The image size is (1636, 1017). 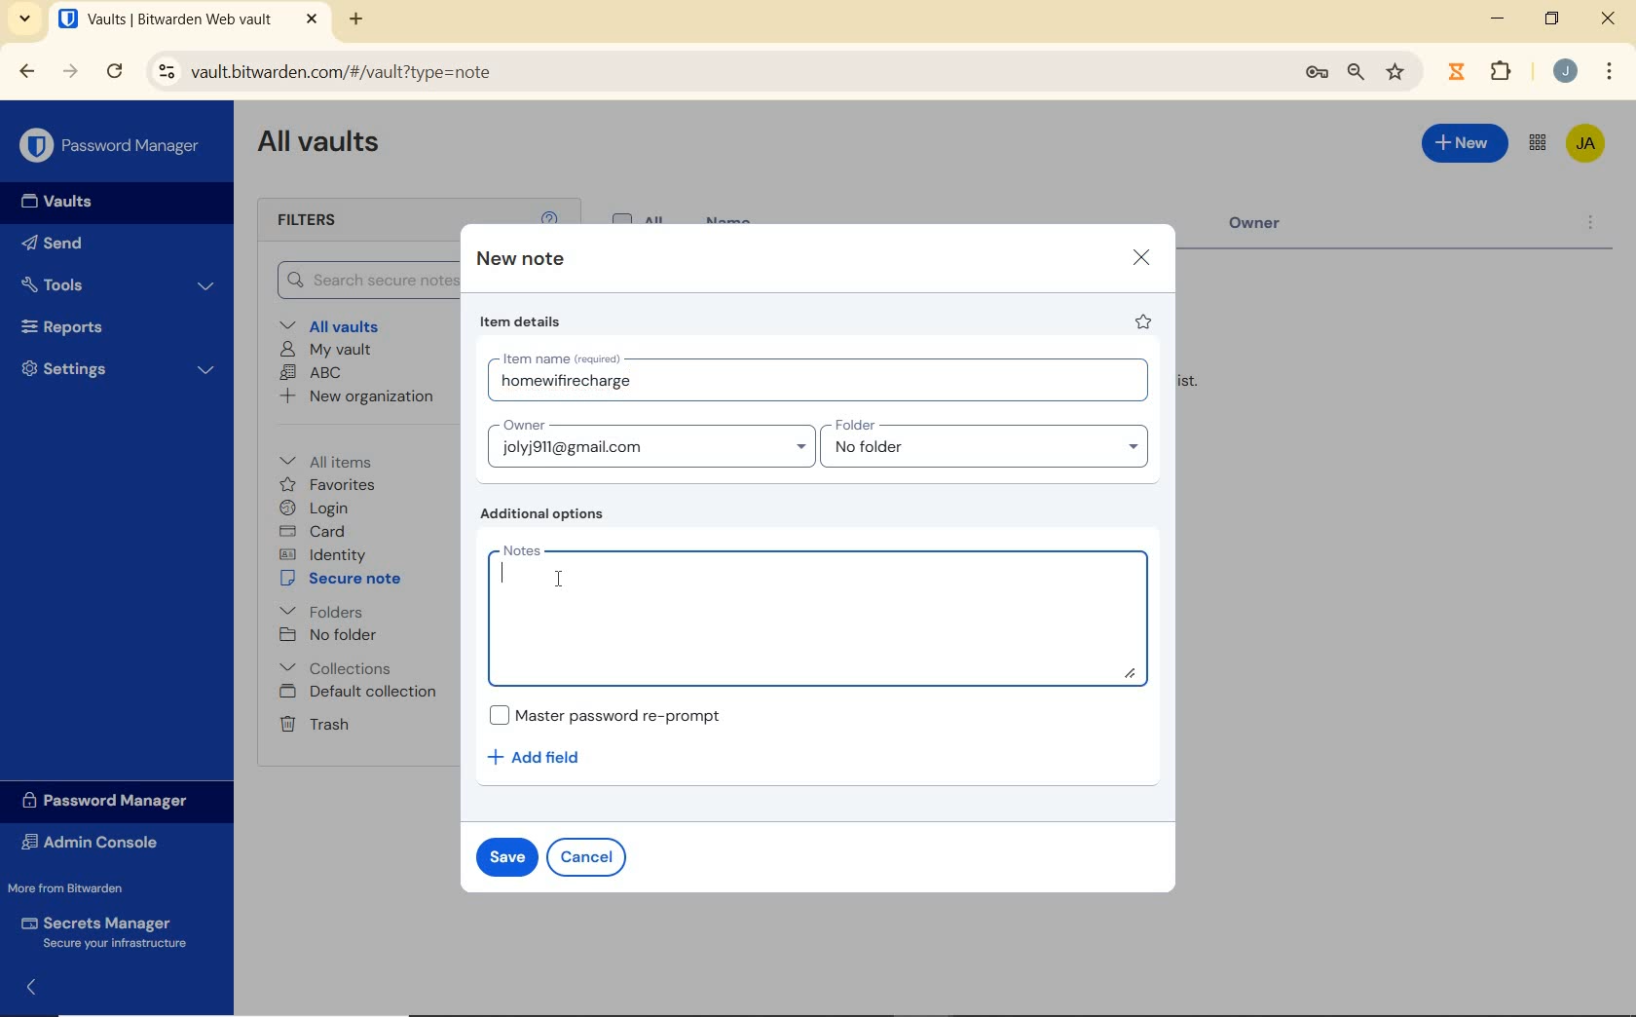 I want to click on item name, so click(x=824, y=380).